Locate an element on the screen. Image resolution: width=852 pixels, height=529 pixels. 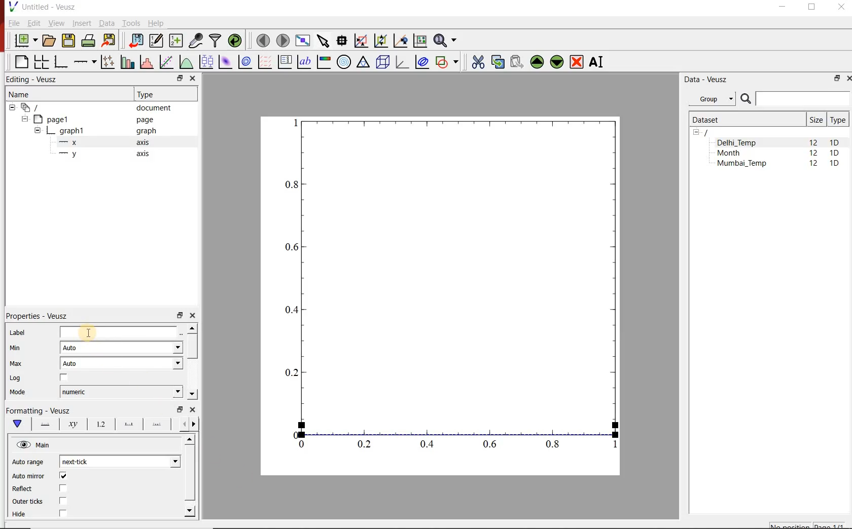
Size is located at coordinates (816, 120).